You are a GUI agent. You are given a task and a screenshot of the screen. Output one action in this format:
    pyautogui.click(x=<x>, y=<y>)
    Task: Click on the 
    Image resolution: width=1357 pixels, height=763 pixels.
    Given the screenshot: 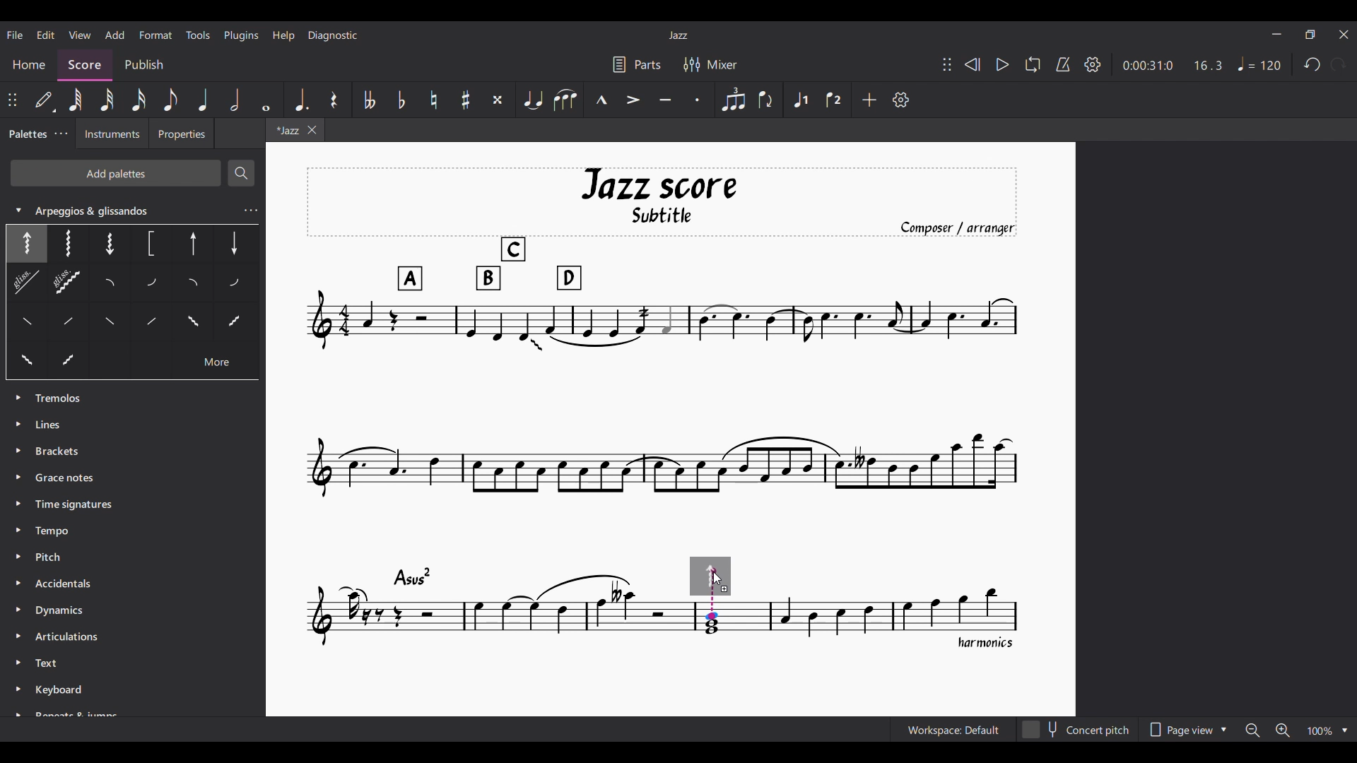 What is the action you would take?
    pyautogui.click(x=191, y=285)
    